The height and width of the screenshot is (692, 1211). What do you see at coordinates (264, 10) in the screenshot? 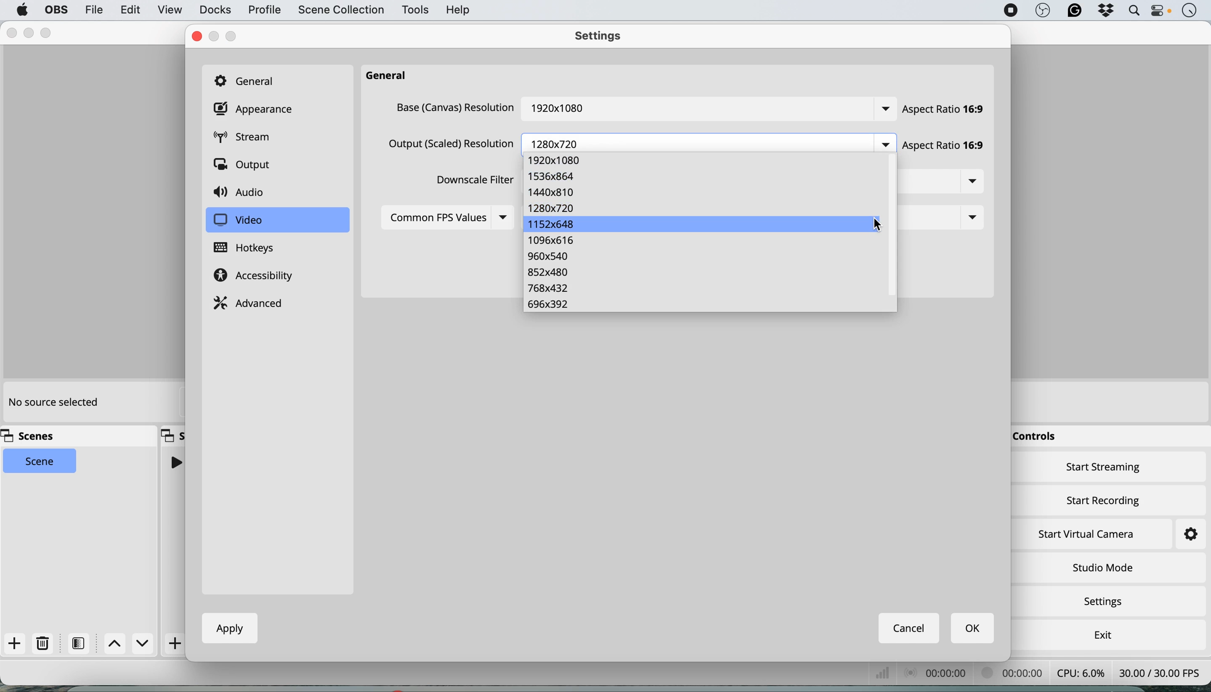
I see `profile` at bounding box center [264, 10].